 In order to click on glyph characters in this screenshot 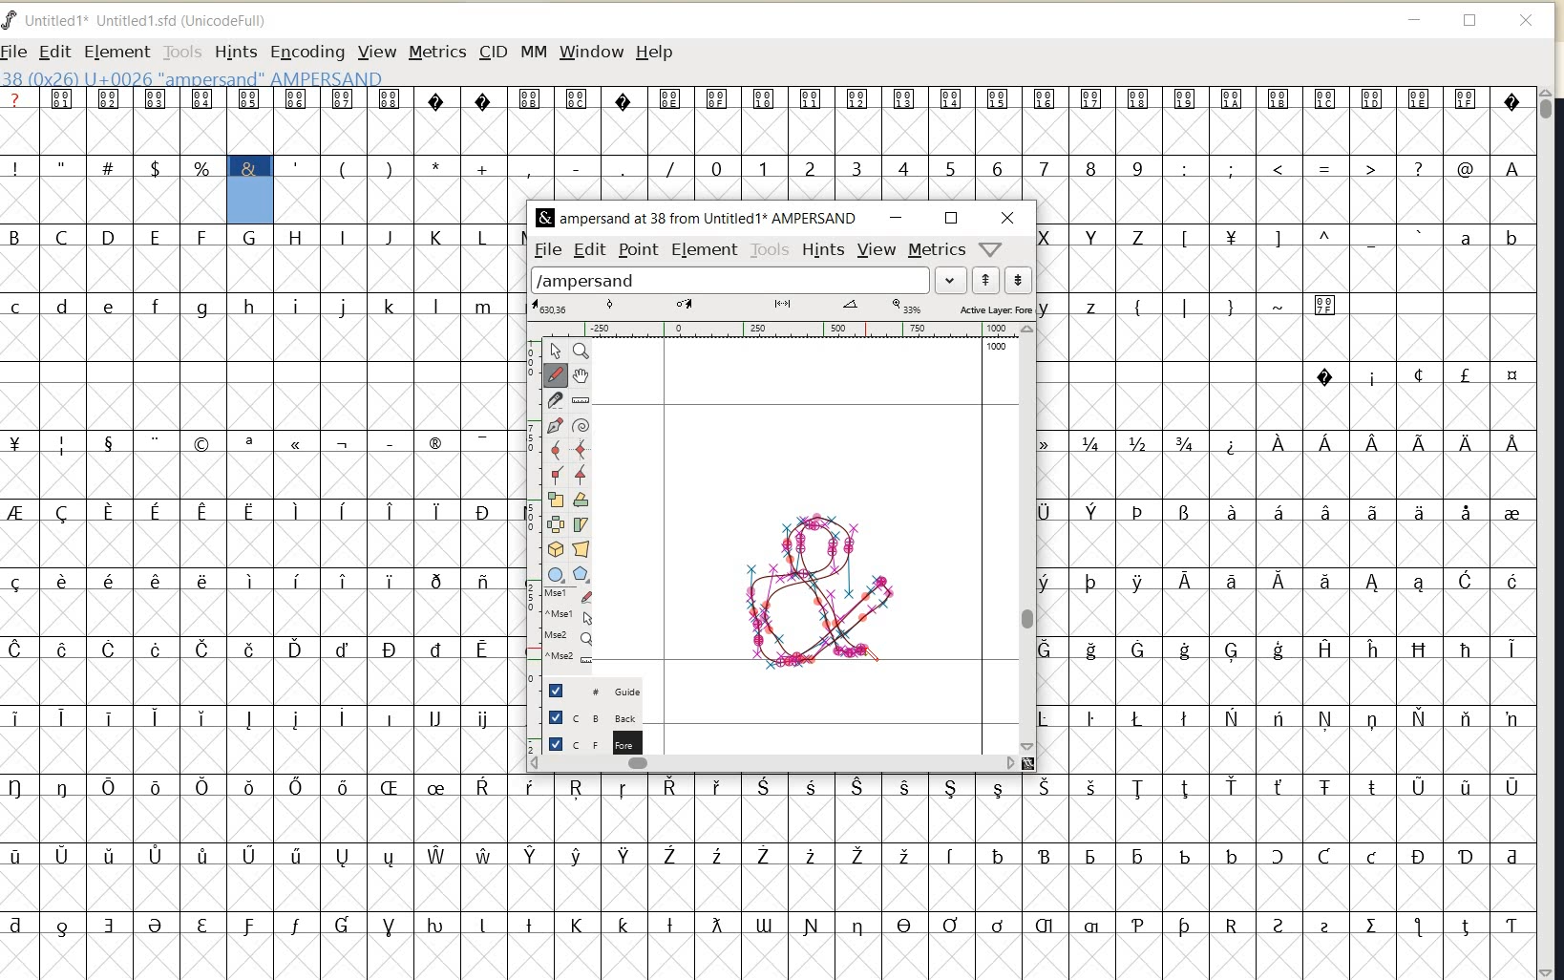, I will do `click(1020, 867)`.